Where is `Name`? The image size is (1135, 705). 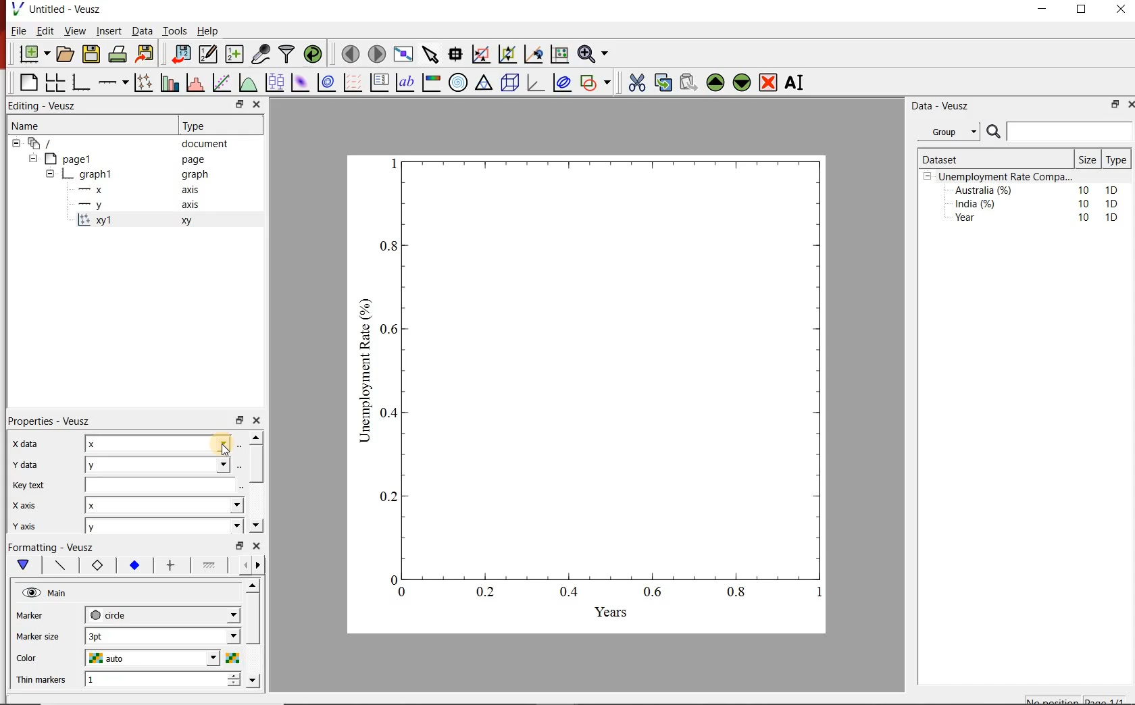
Name is located at coordinates (85, 124).